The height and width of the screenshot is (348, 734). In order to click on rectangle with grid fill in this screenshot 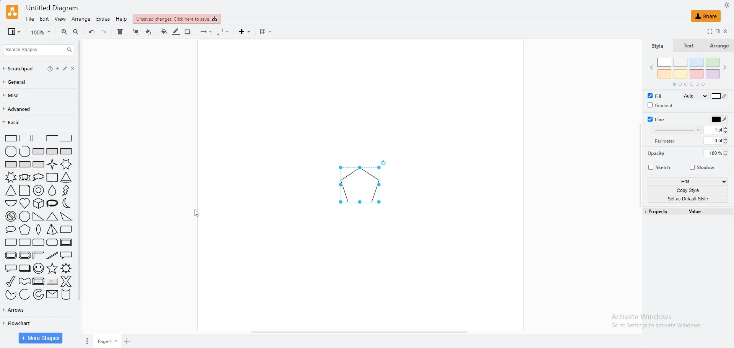, I will do `click(25, 164)`.